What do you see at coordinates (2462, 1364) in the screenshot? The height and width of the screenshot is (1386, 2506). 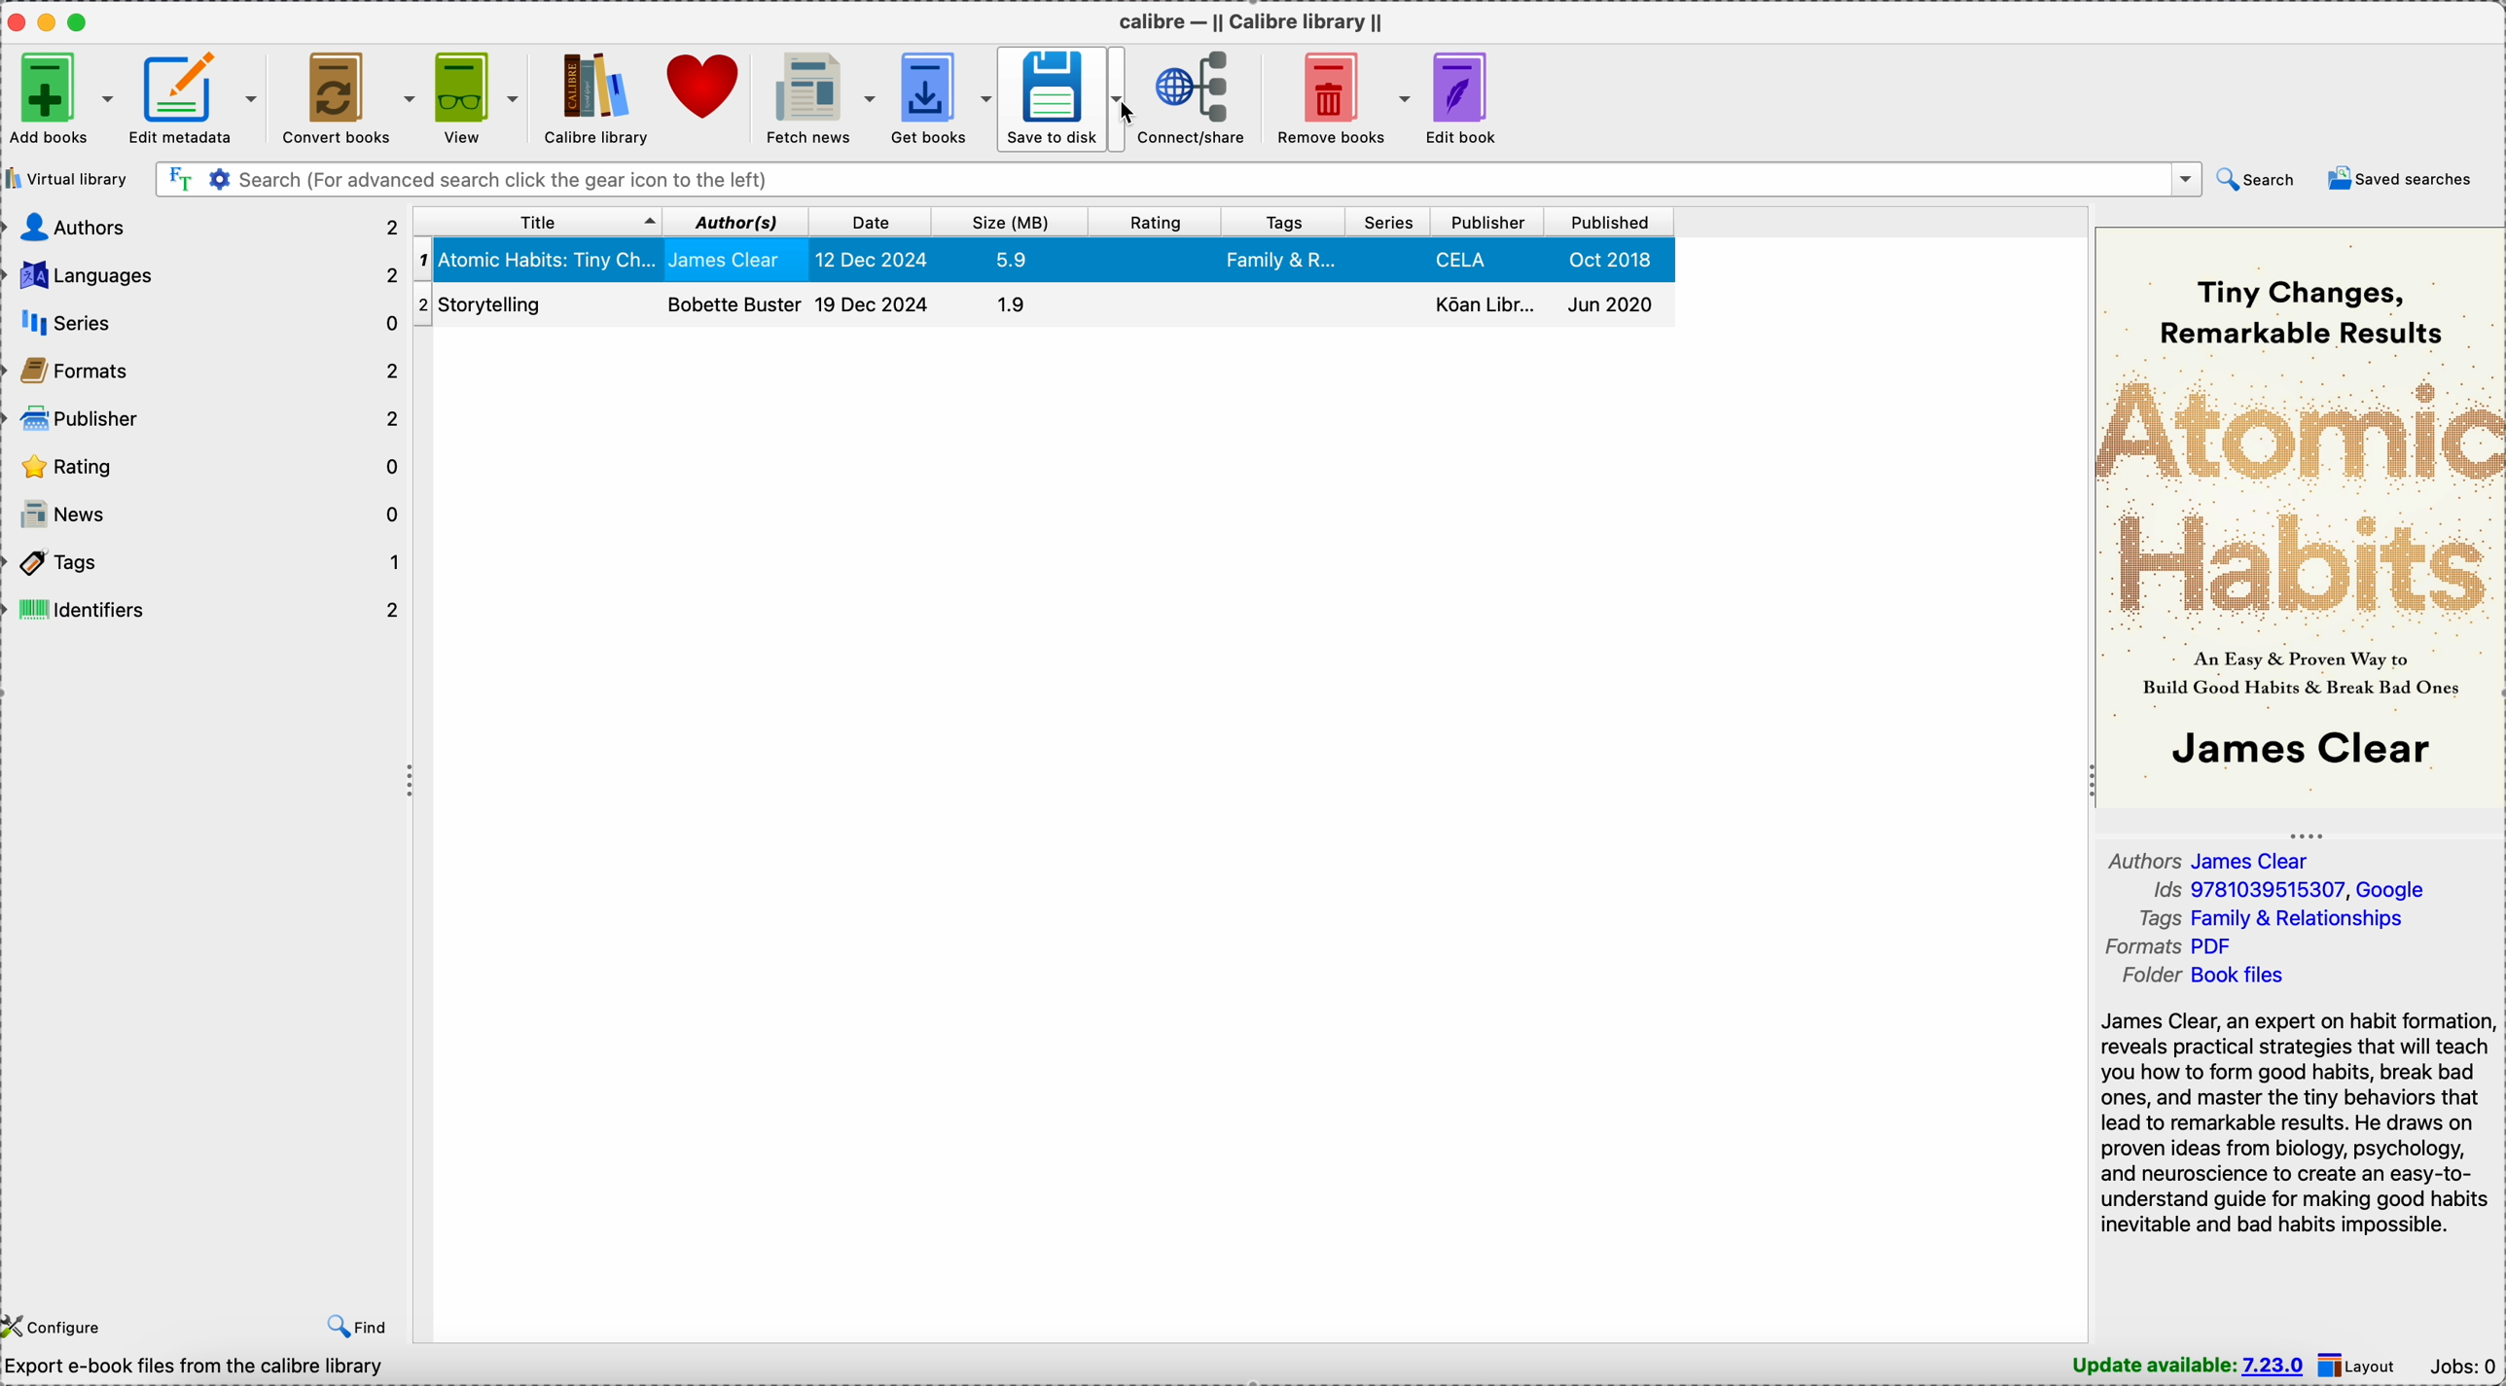 I see `Jobs: 0` at bounding box center [2462, 1364].